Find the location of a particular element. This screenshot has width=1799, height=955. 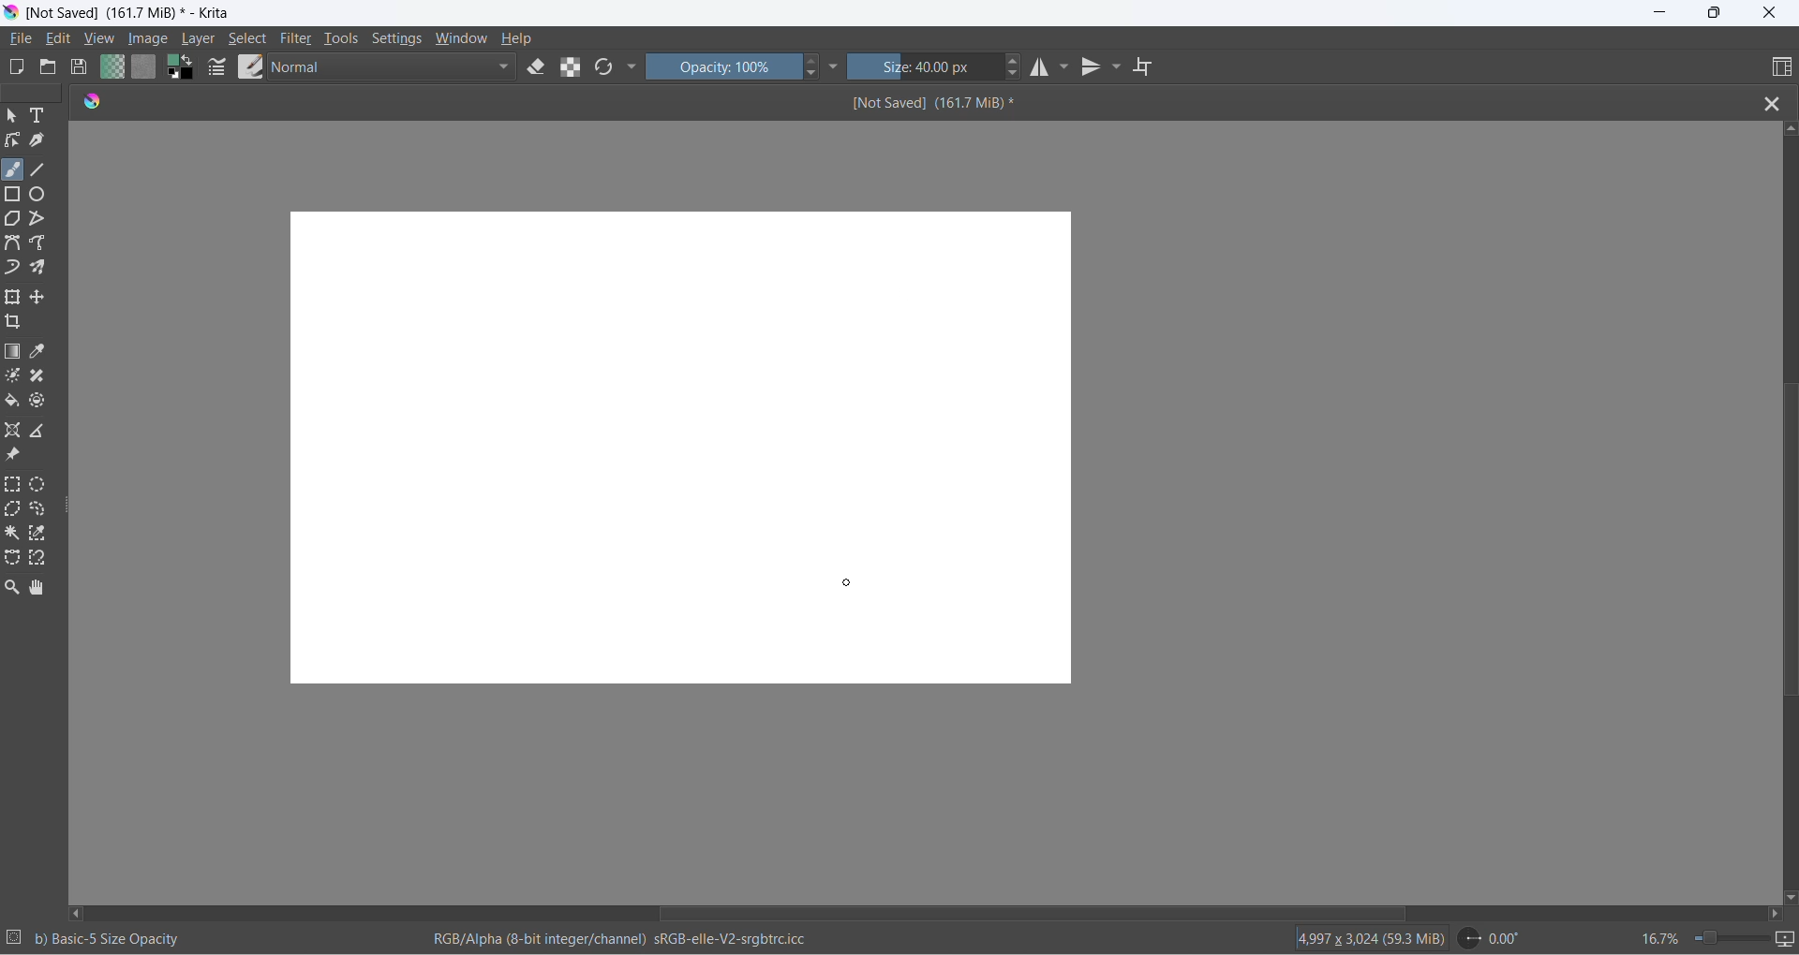

file name and size is located at coordinates (915, 103).